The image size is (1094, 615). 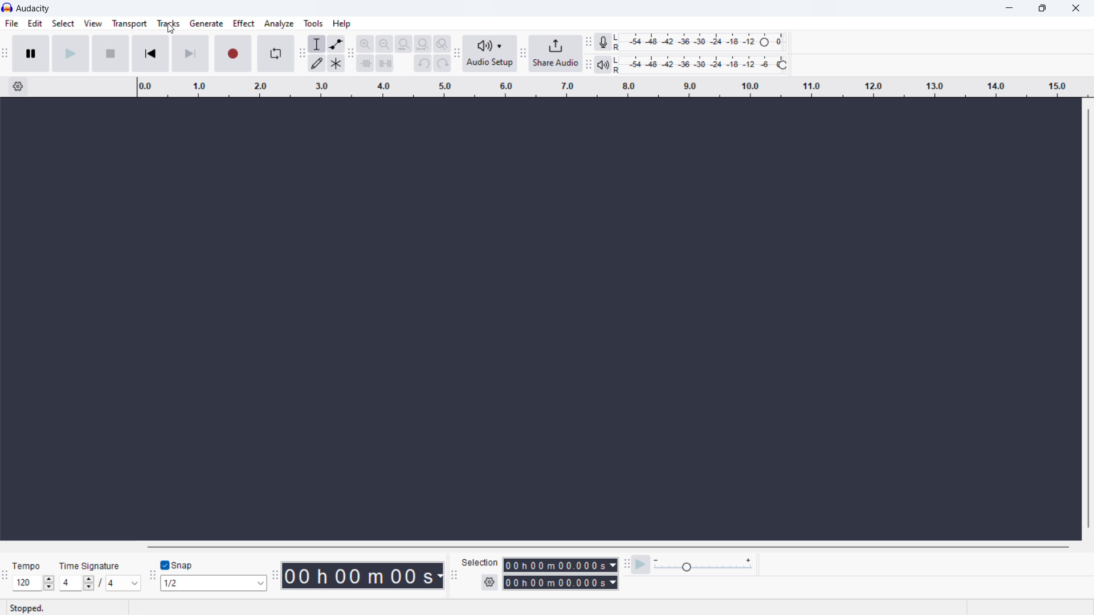 I want to click on view, so click(x=92, y=23).